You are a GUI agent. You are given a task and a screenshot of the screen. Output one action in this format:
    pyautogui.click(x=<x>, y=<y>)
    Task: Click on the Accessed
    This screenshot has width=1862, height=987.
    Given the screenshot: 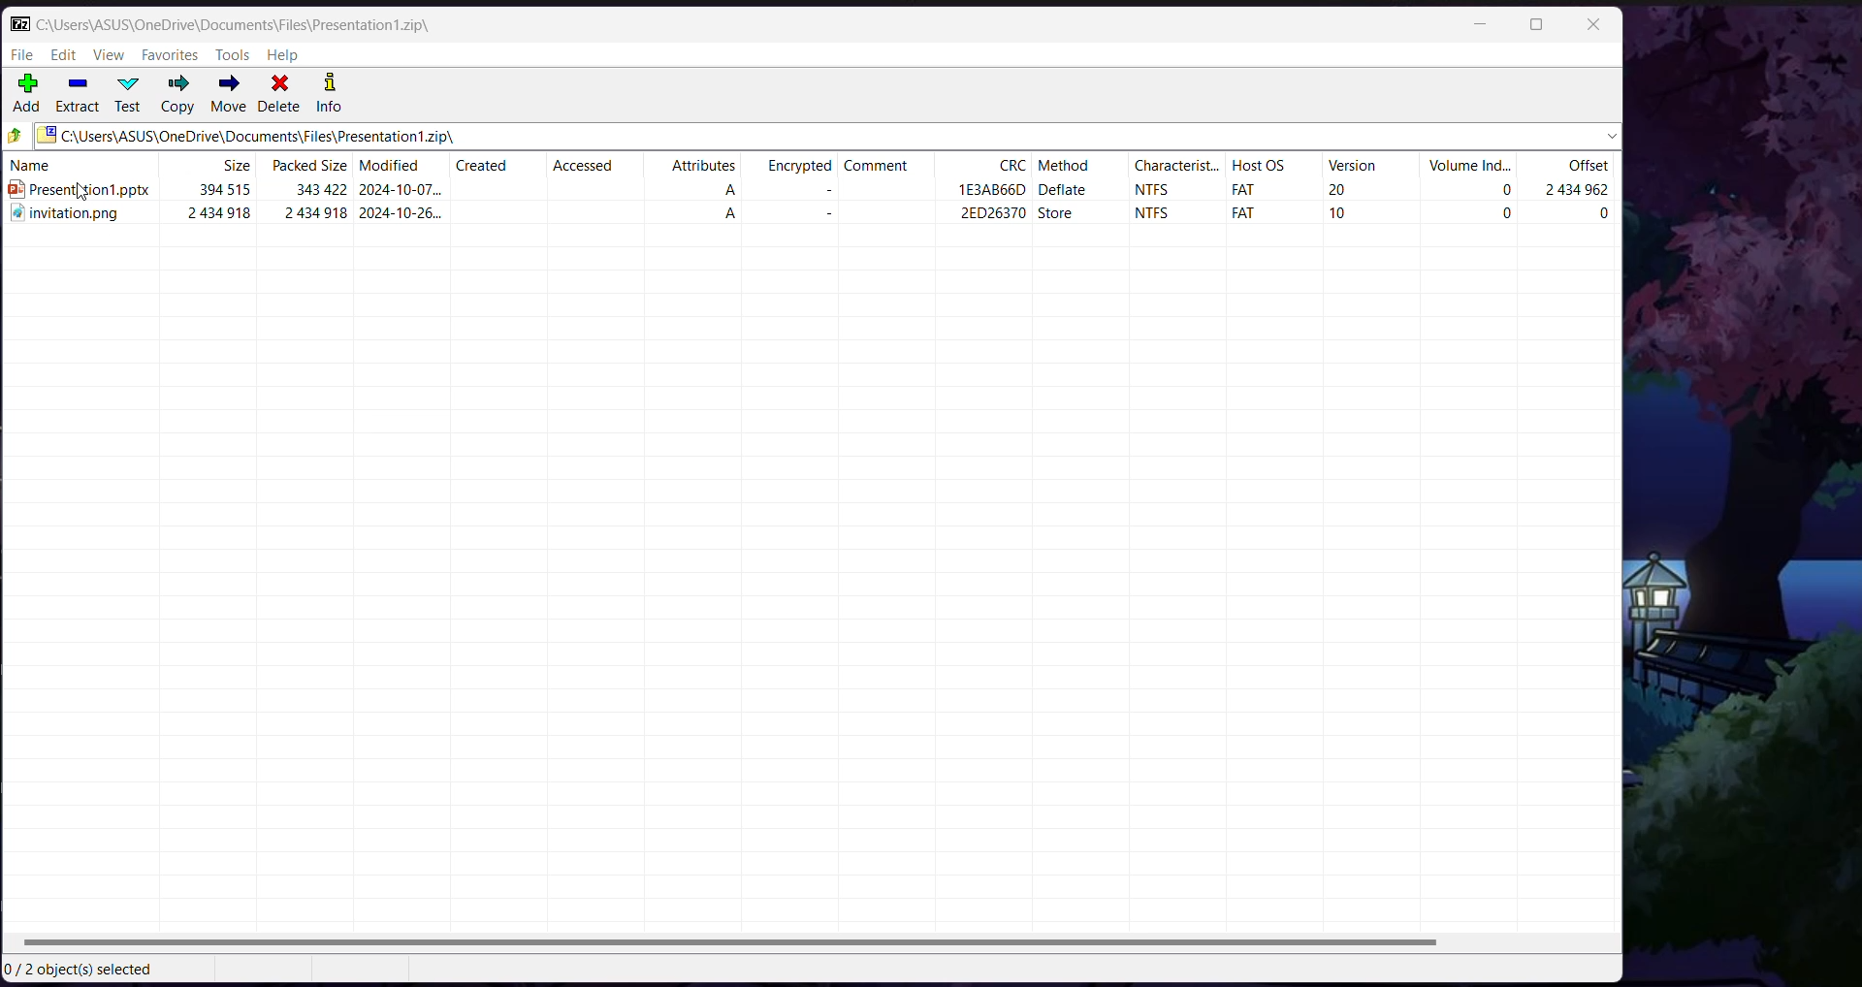 What is the action you would take?
    pyautogui.click(x=583, y=168)
    